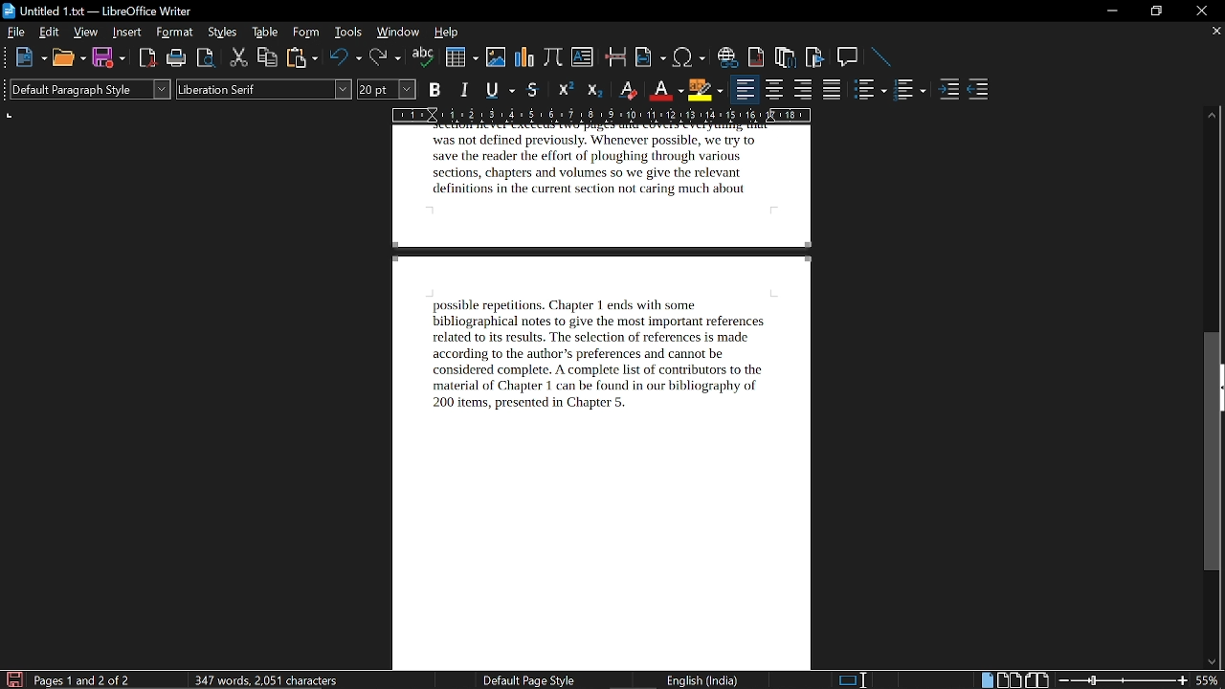 This screenshot has height=689, width=1225. I want to click on redo, so click(385, 59).